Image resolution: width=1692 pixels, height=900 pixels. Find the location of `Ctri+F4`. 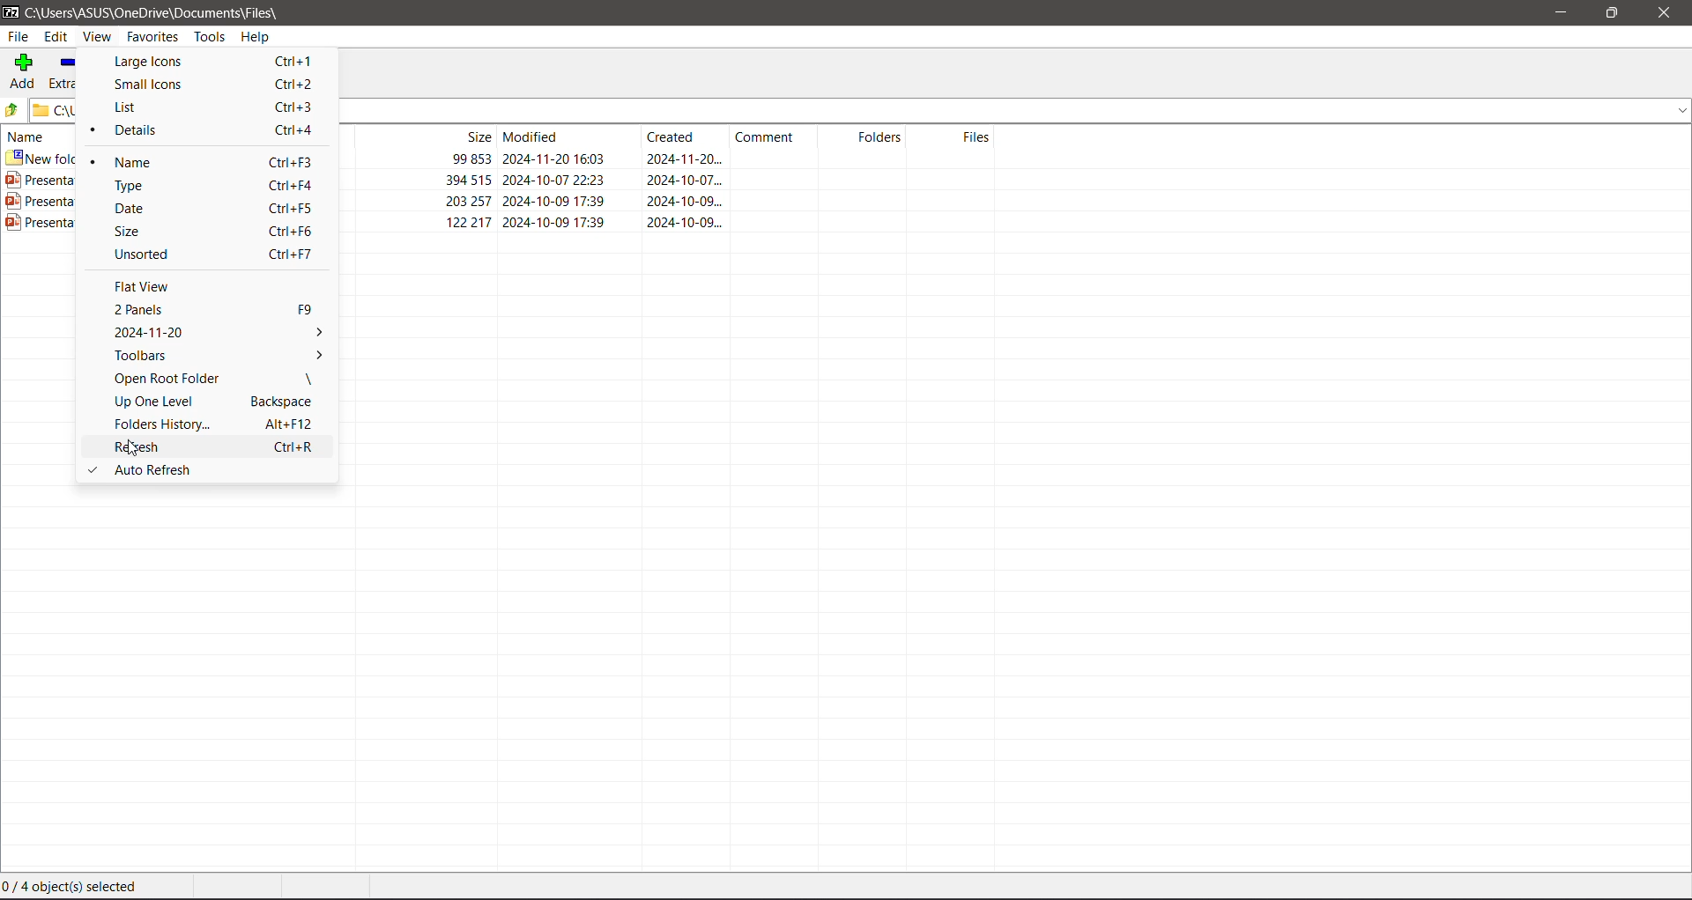

Ctri+F4 is located at coordinates (296, 185).